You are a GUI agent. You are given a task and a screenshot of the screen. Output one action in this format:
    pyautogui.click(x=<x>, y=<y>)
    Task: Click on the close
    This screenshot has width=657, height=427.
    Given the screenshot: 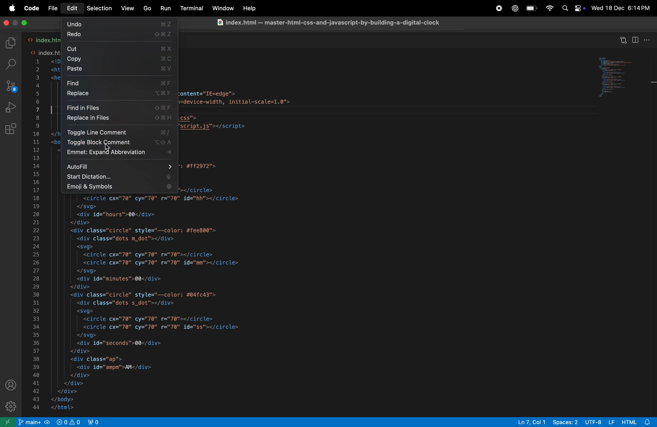 What is the action you would take?
    pyautogui.click(x=9, y=23)
    